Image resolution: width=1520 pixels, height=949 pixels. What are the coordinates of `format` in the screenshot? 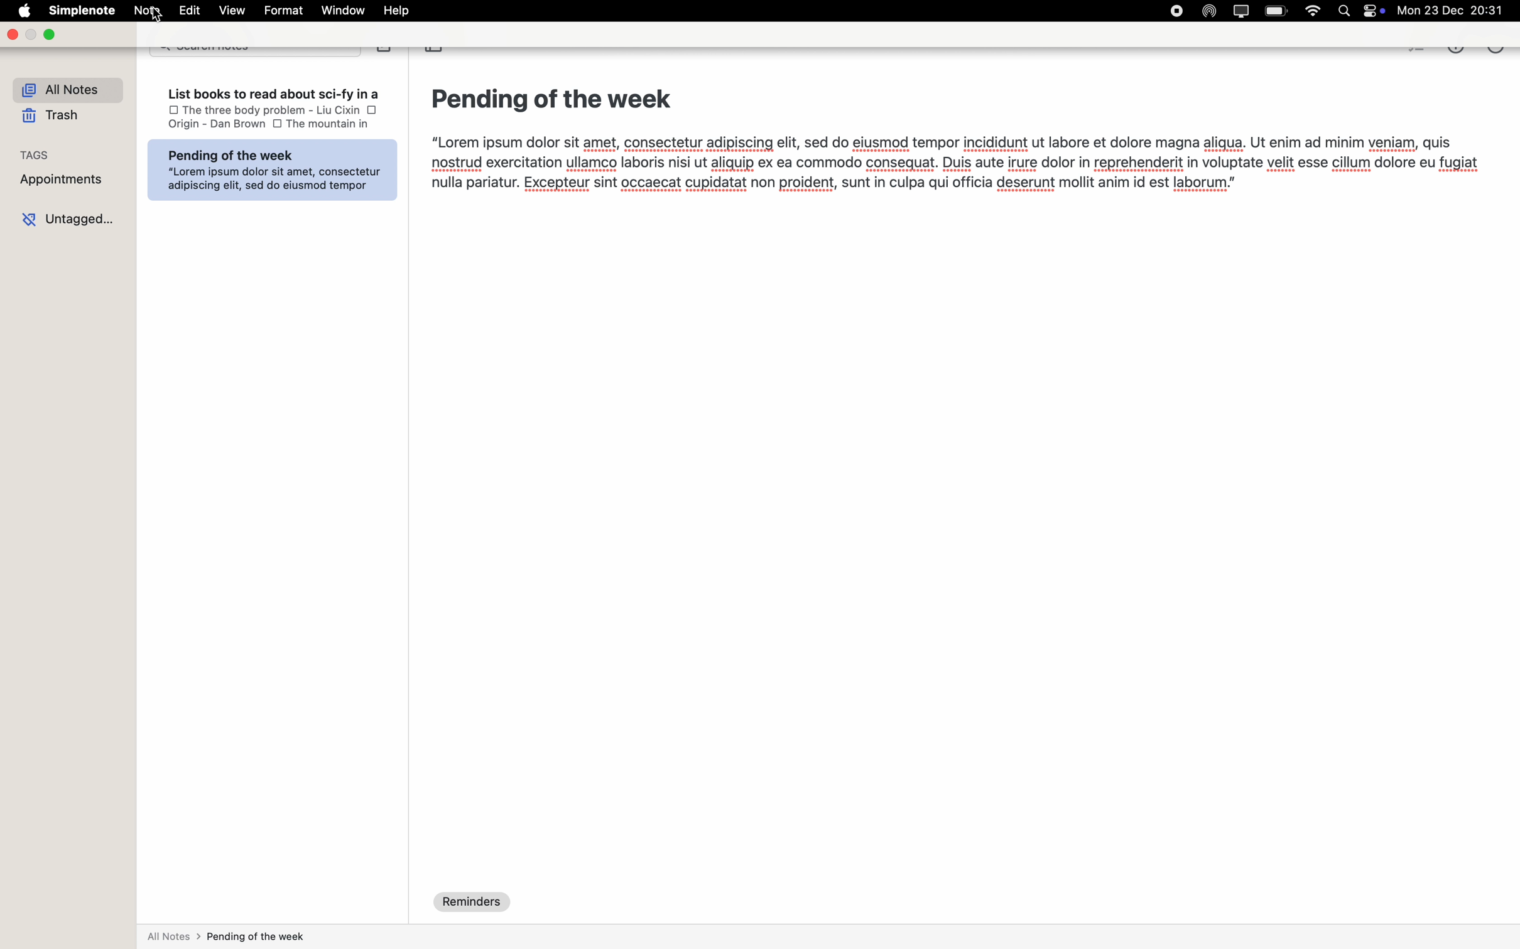 It's located at (282, 9).